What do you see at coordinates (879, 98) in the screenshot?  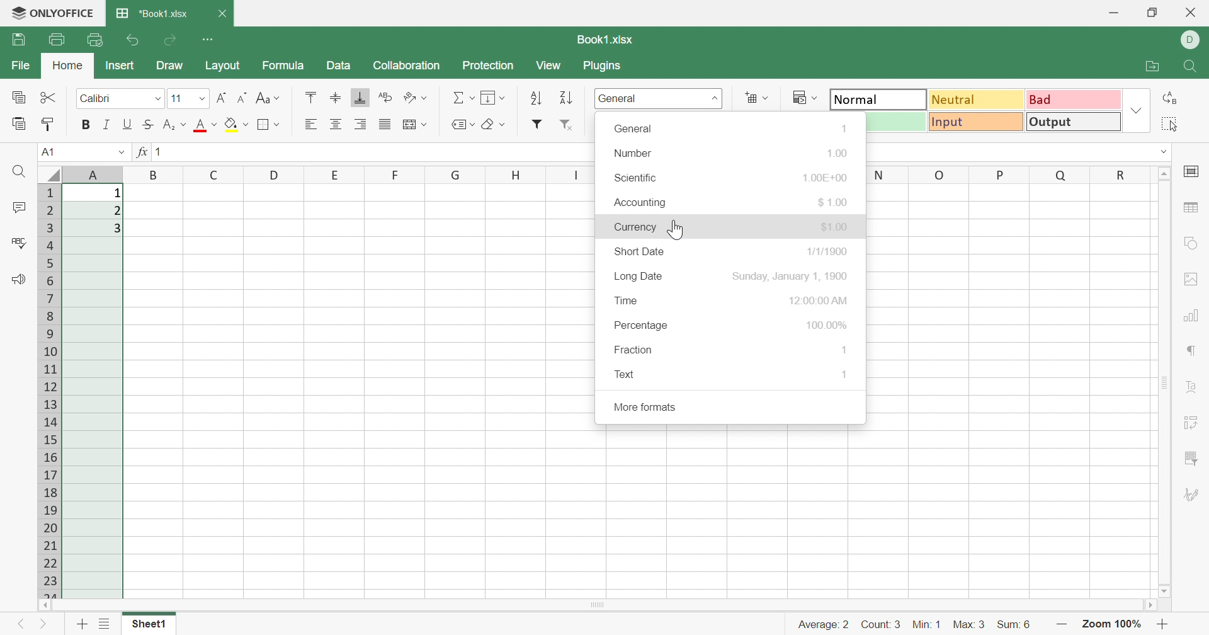 I see `Normal` at bounding box center [879, 98].